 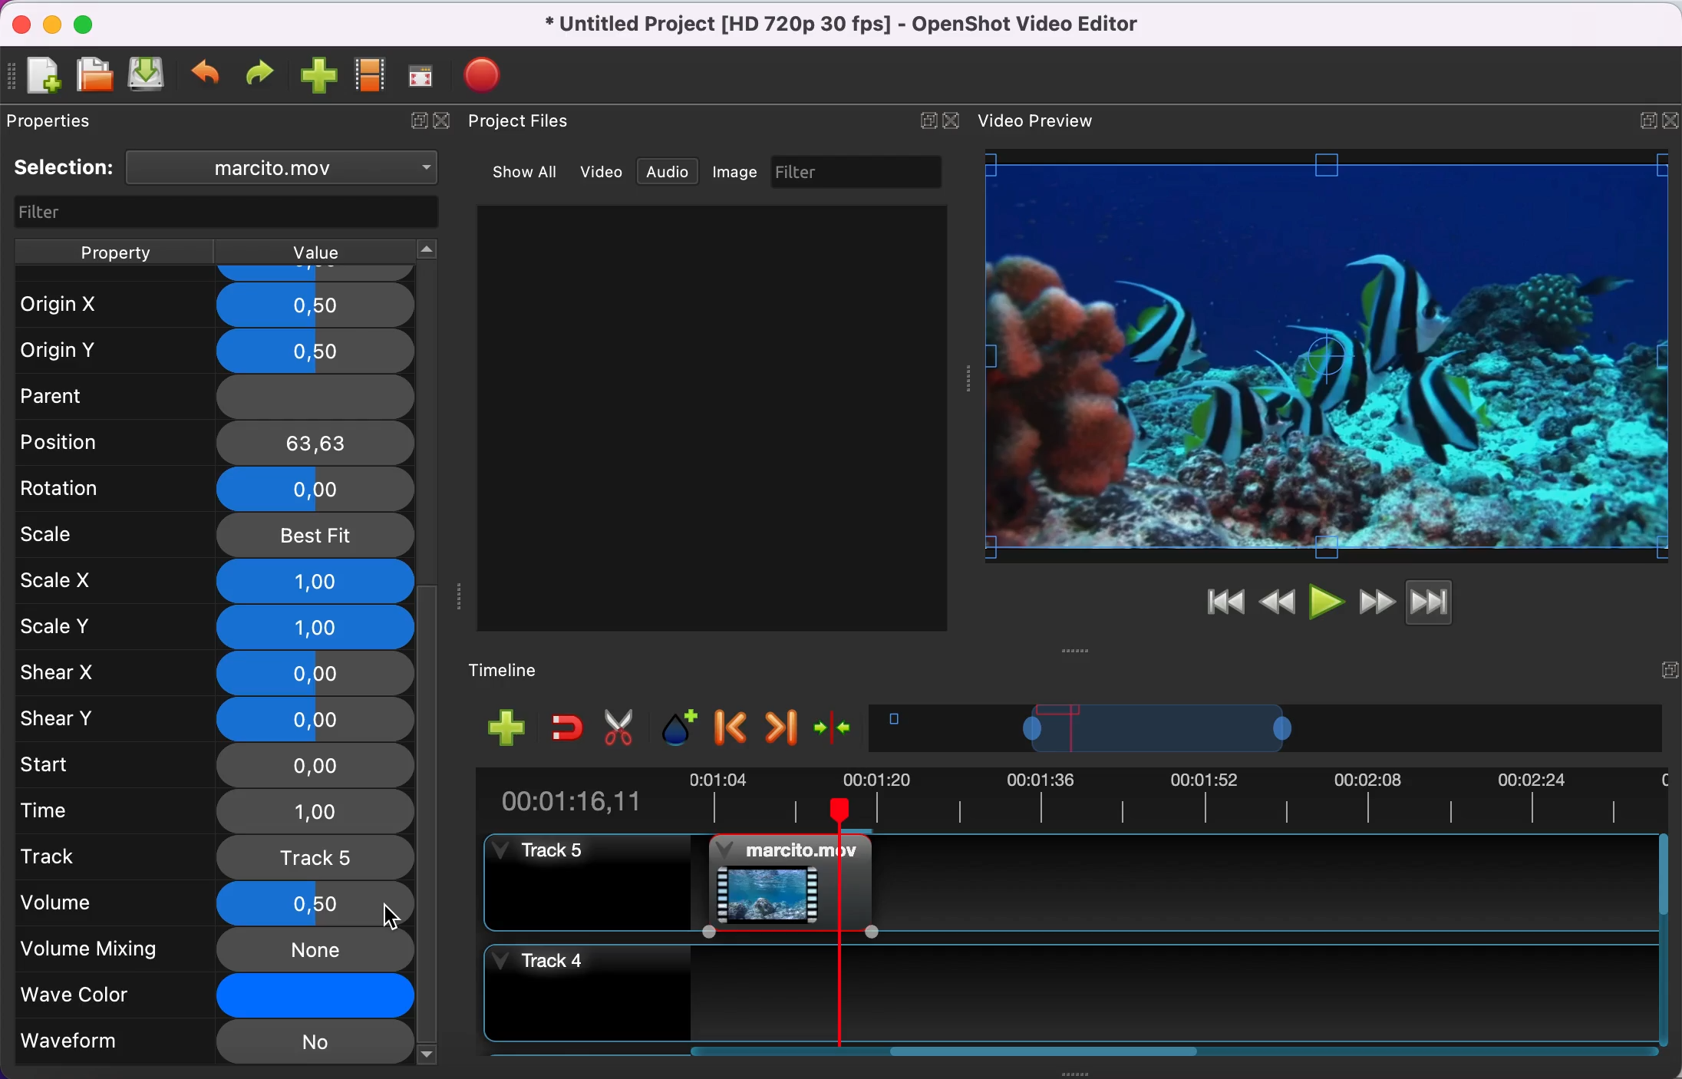 I want to click on save file, so click(x=148, y=78).